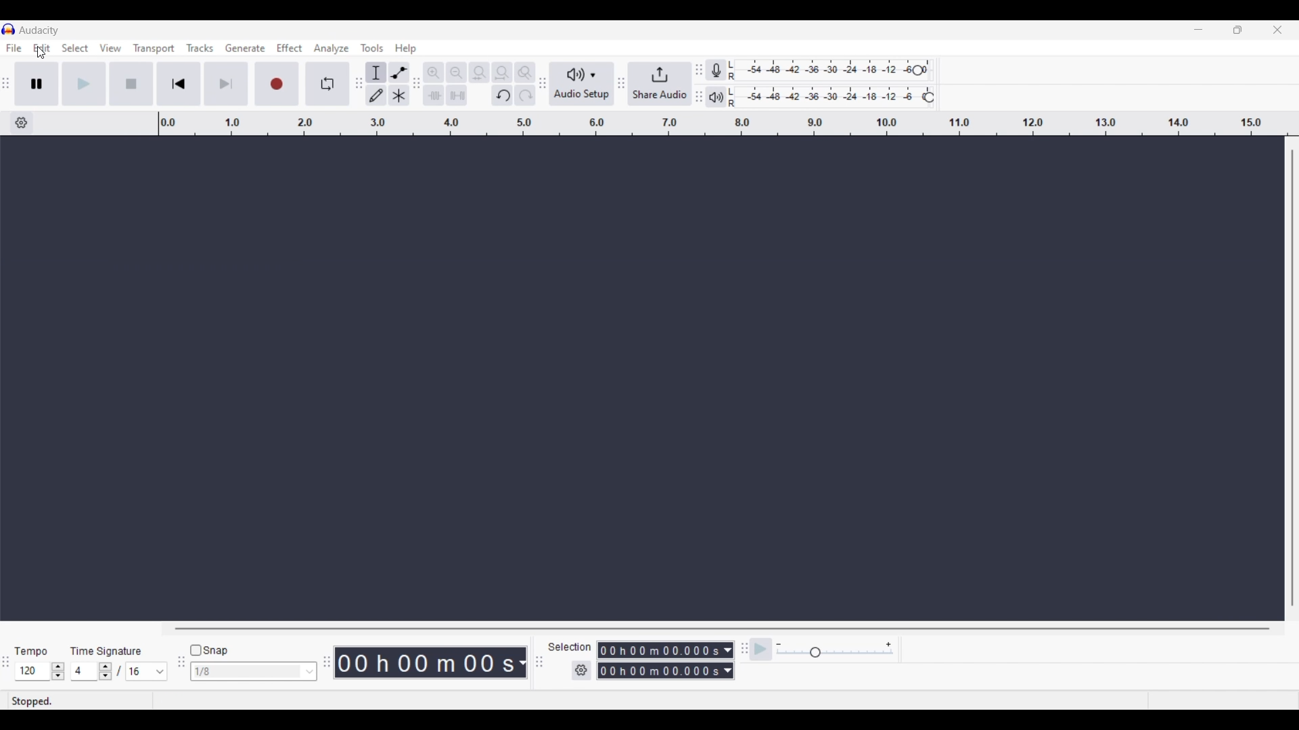 This screenshot has width=1299, height=730. Describe the element at coordinates (522, 662) in the screenshot. I see `Metrics to calculate recording` at that location.